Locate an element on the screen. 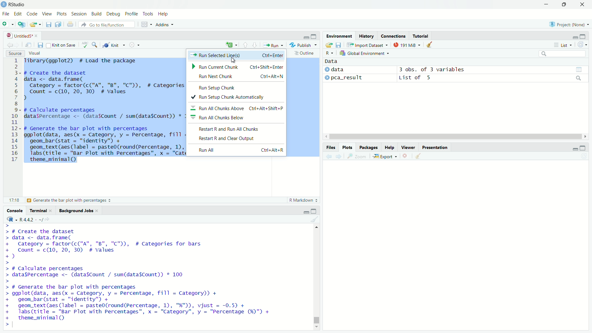  View is located at coordinates (47, 14).